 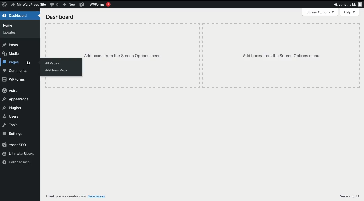 I want to click on Yoast, so click(x=82, y=5).